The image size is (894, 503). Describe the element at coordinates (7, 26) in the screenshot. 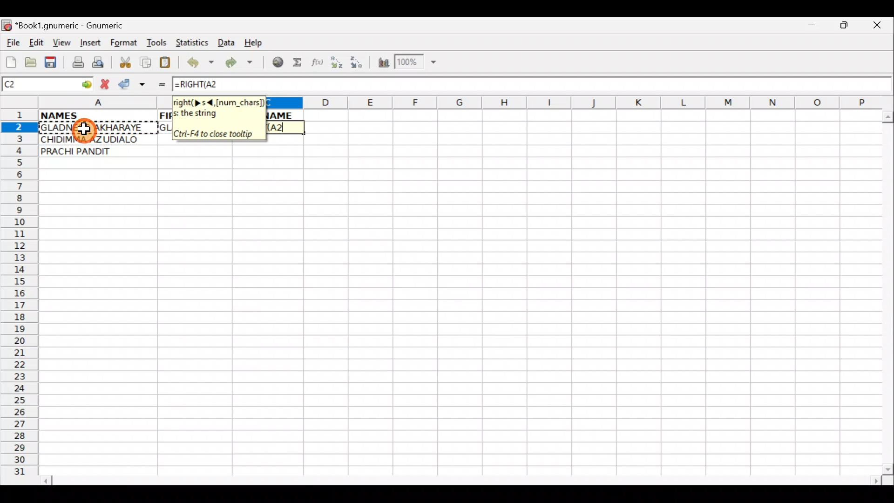

I see `Gnumeric logo` at that location.